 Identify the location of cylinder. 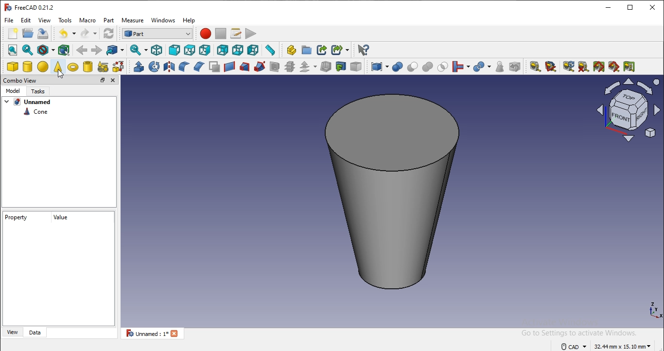
(28, 67).